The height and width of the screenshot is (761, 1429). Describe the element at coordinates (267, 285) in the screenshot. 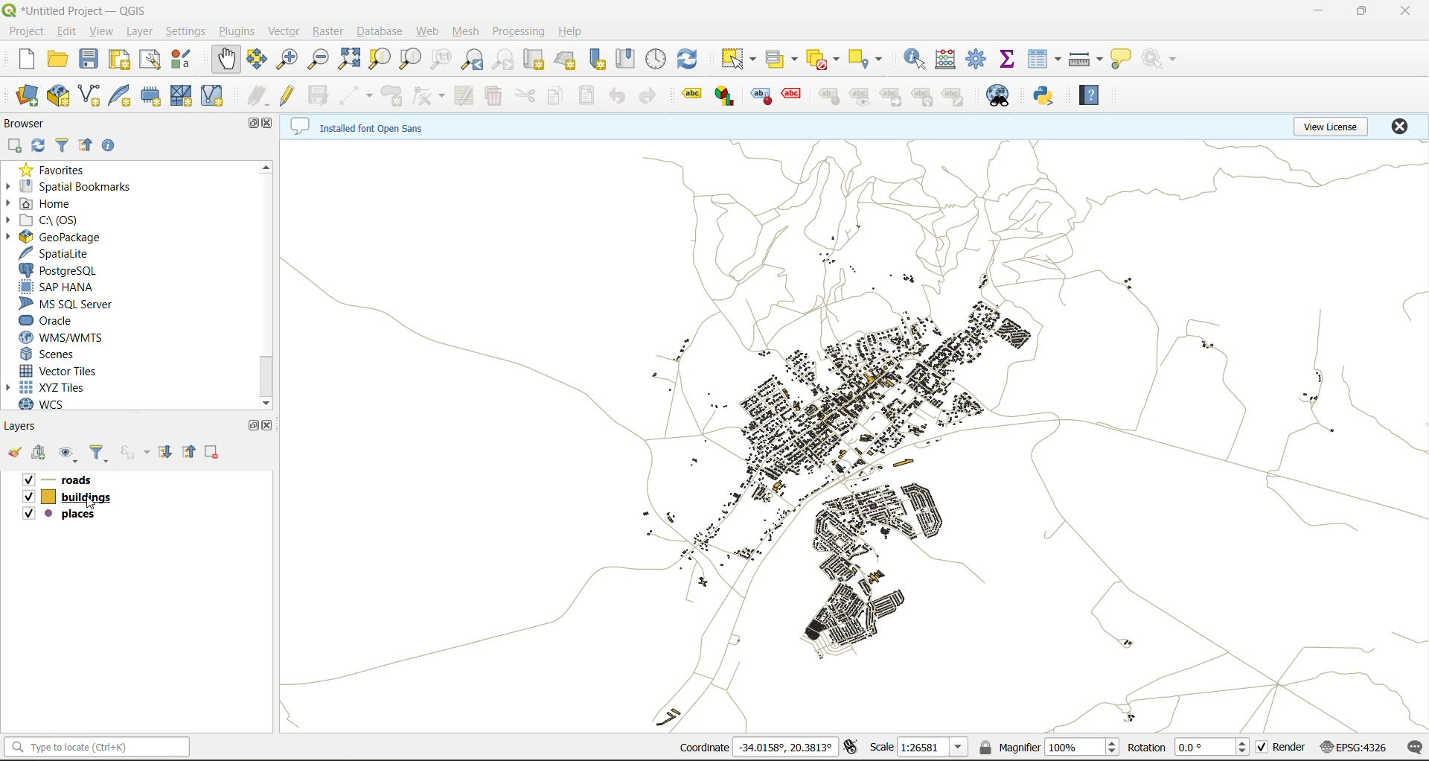

I see `scroll bar` at that location.